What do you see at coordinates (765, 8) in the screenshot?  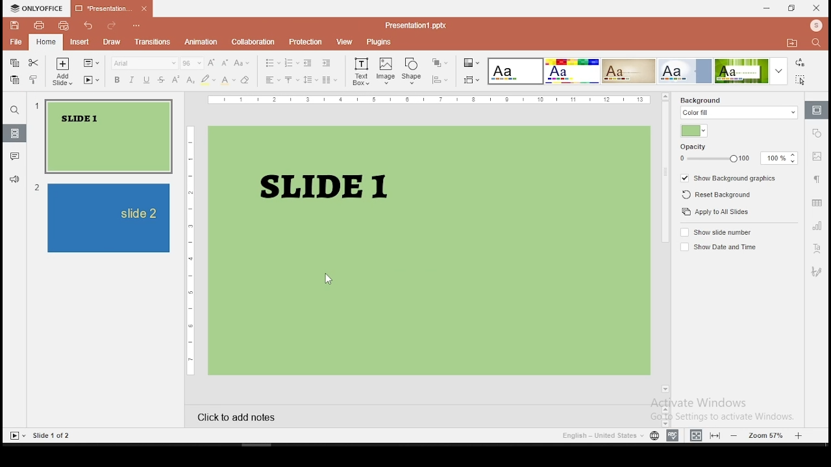 I see `minimize` at bounding box center [765, 8].